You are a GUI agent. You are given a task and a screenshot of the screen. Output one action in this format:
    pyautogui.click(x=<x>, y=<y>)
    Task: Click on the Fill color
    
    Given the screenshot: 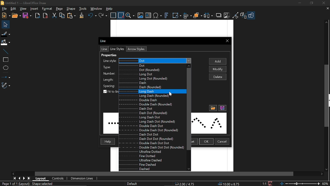 What is the action you would take?
    pyautogui.click(x=5, y=43)
    